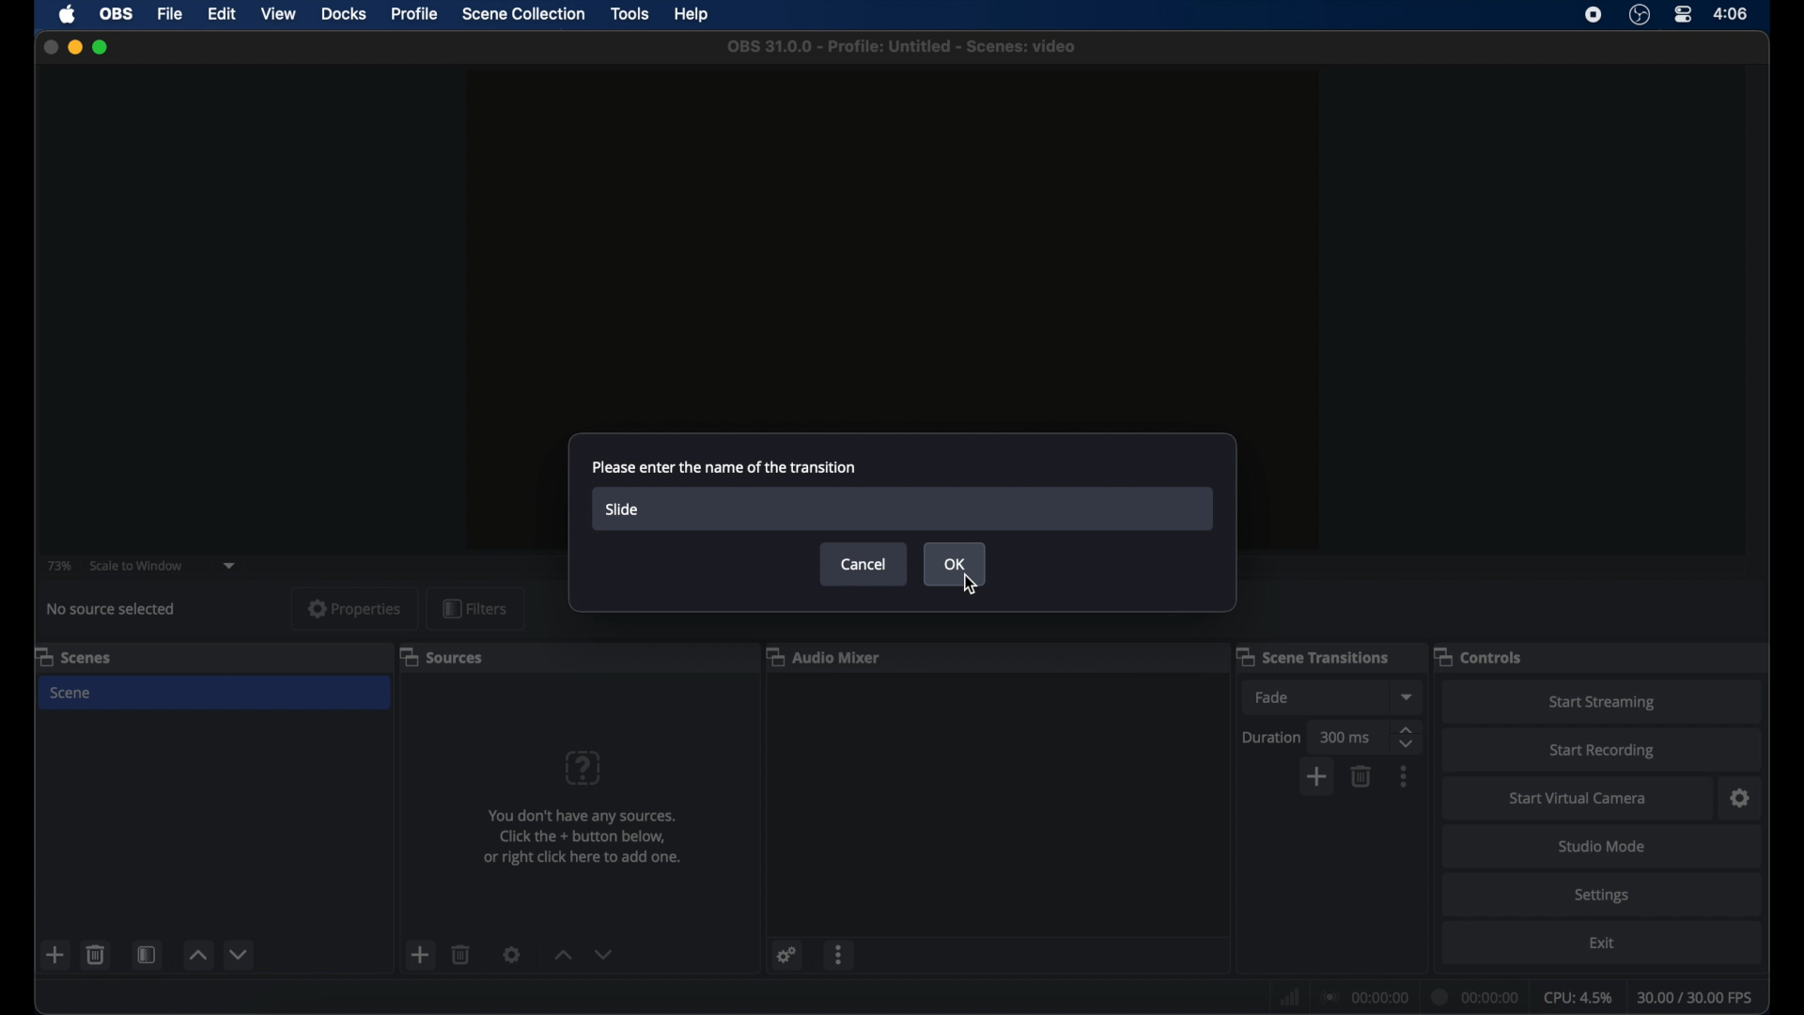  I want to click on no source selected, so click(112, 609).